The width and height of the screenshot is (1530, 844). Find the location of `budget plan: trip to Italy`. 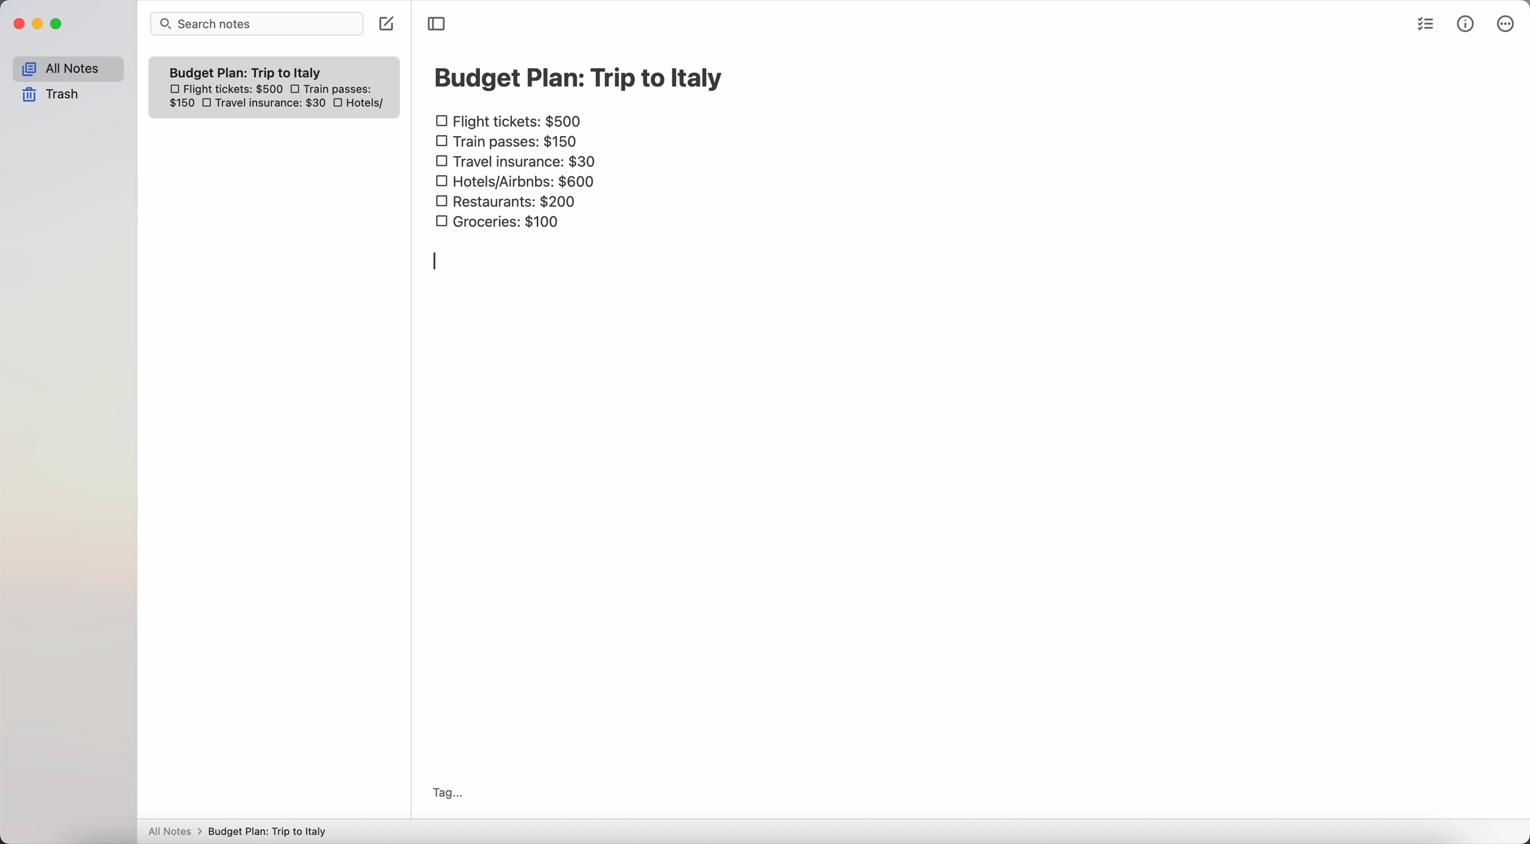

budget plan: trip to Italy is located at coordinates (581, 76).